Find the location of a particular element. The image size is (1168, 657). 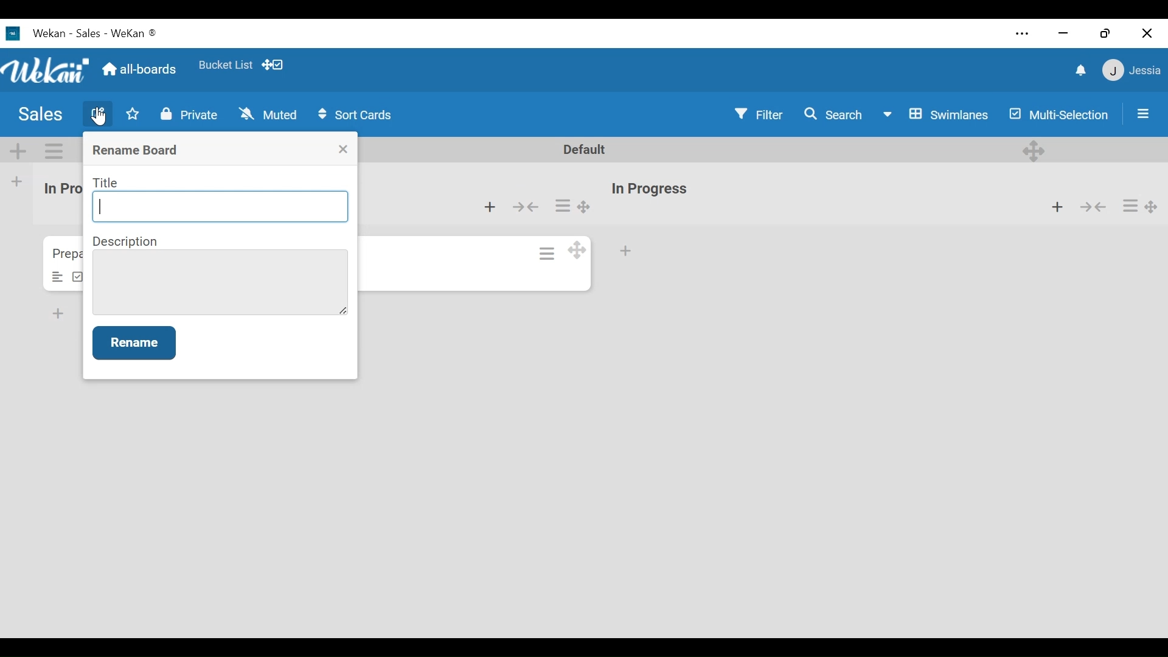

minimize is located at coordinates (1064, 32).